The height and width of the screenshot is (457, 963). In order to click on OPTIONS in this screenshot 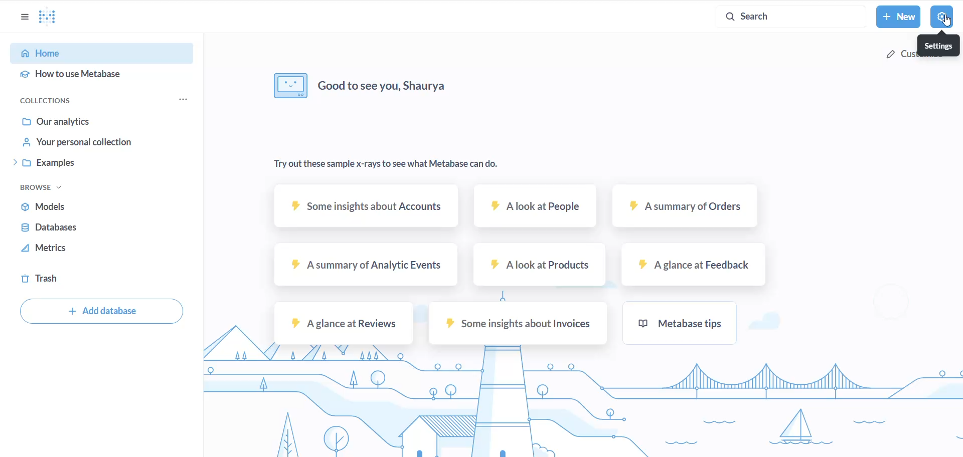, I will do `click(23, 17)`.